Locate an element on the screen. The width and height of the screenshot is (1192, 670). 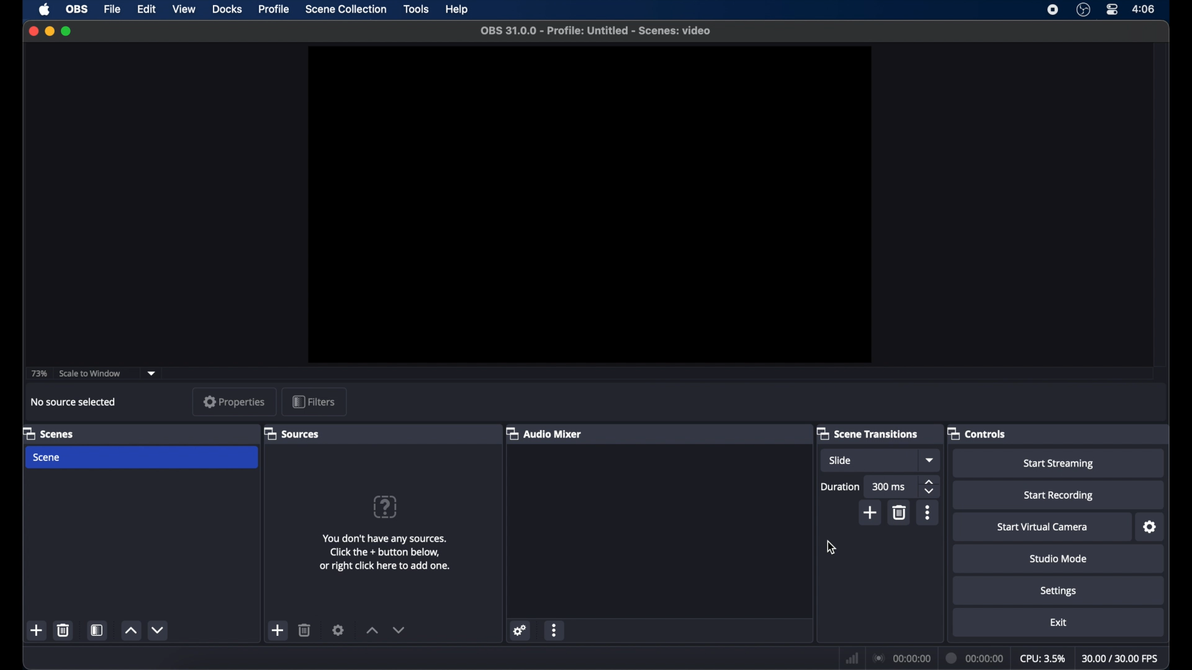
fps is located at coordinates (1121, 658).